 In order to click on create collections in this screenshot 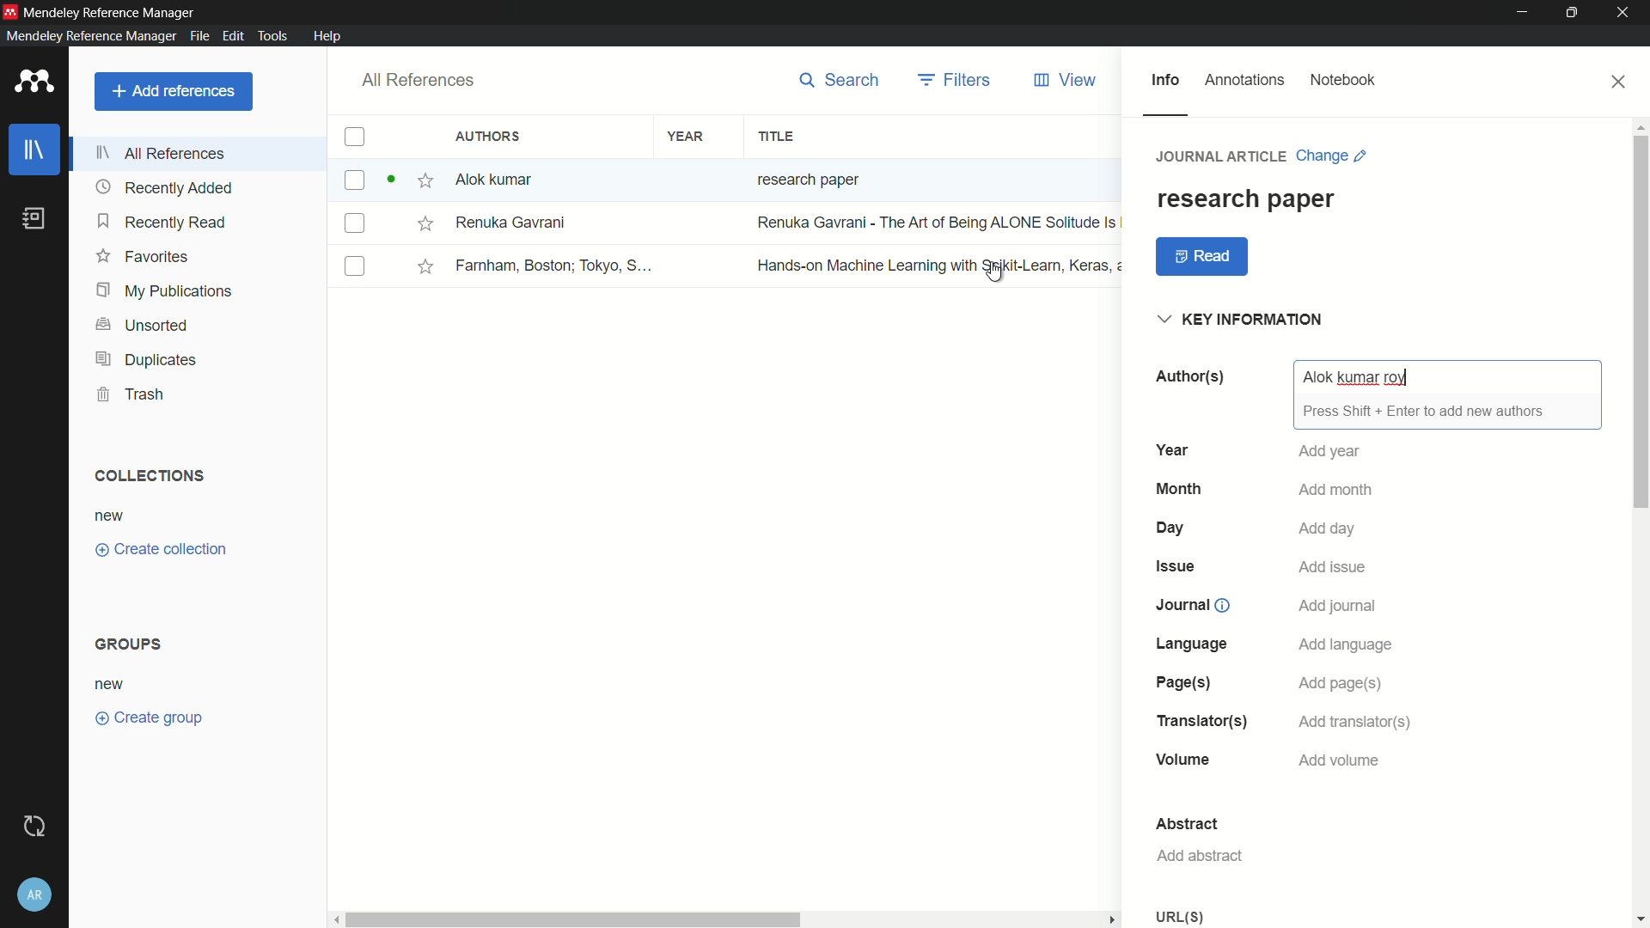, I will do `click(161, 550)`.